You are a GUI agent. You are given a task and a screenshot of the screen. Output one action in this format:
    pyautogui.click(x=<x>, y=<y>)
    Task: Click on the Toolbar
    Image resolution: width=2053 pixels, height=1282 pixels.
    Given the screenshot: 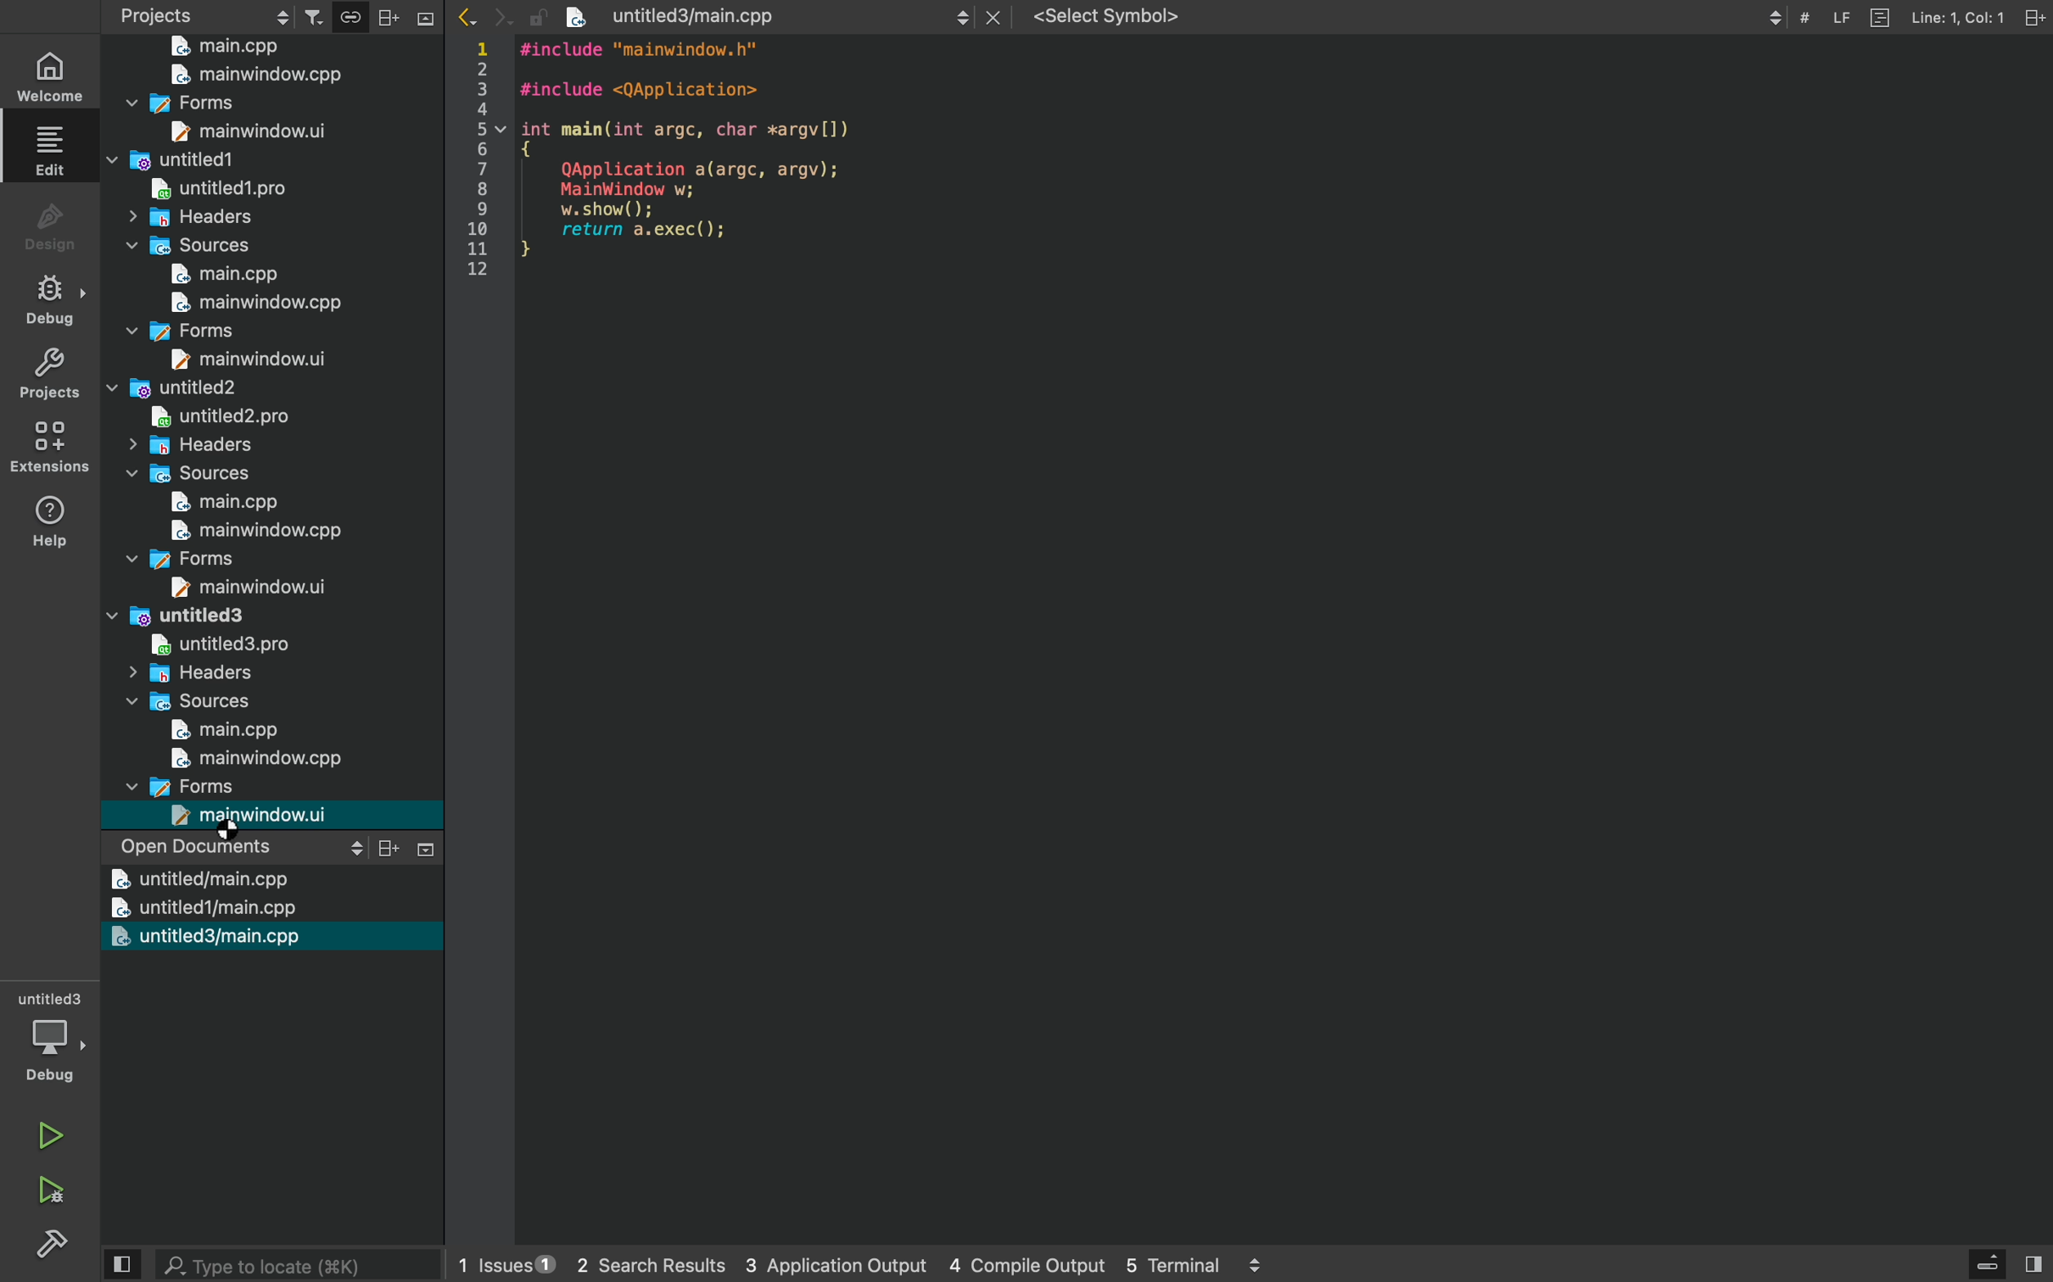 What is the action you would take?
    pyautogui.click(x=1910, y=25)
    